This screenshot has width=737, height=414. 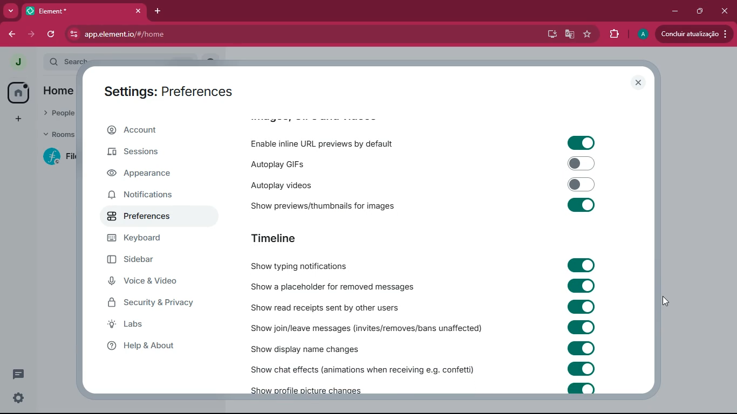 I want to click on favourite, so click(x=589, y=36).